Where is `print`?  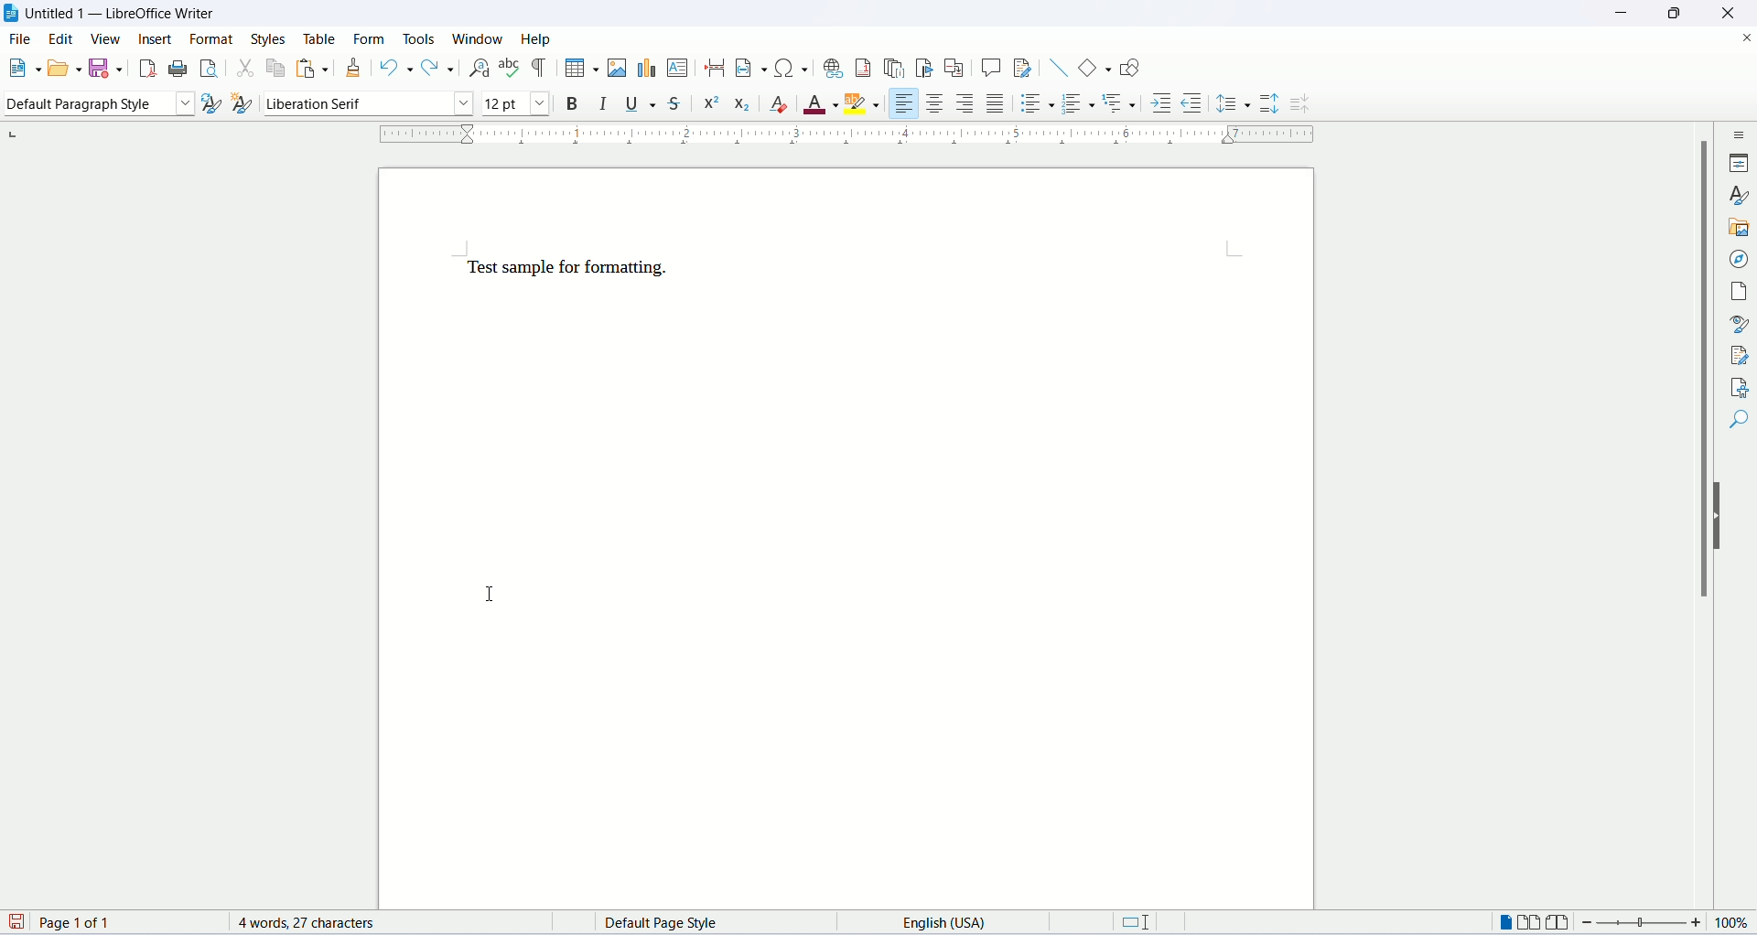
print is located at coordinates (178, 67).